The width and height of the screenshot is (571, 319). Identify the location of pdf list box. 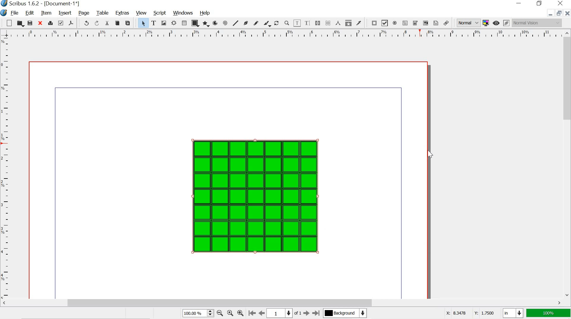
(425, 23).